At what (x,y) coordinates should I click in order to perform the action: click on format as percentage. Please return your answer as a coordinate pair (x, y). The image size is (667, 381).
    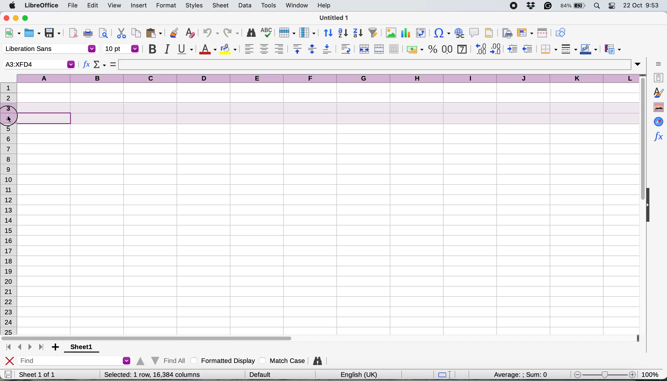
    Looking at the image, I should click on (433, 49).